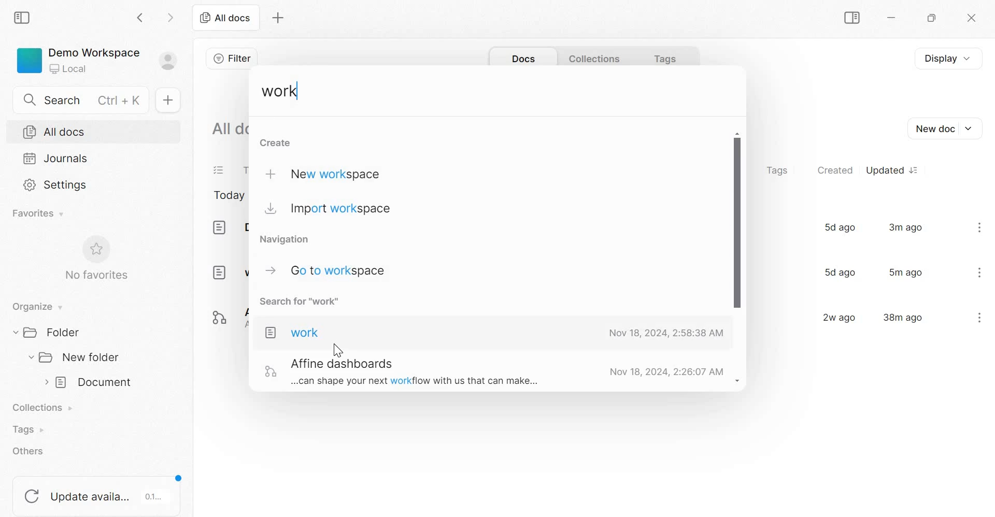 This screenshot has height=517, width=995. I want to click on work, so click(282, 92).